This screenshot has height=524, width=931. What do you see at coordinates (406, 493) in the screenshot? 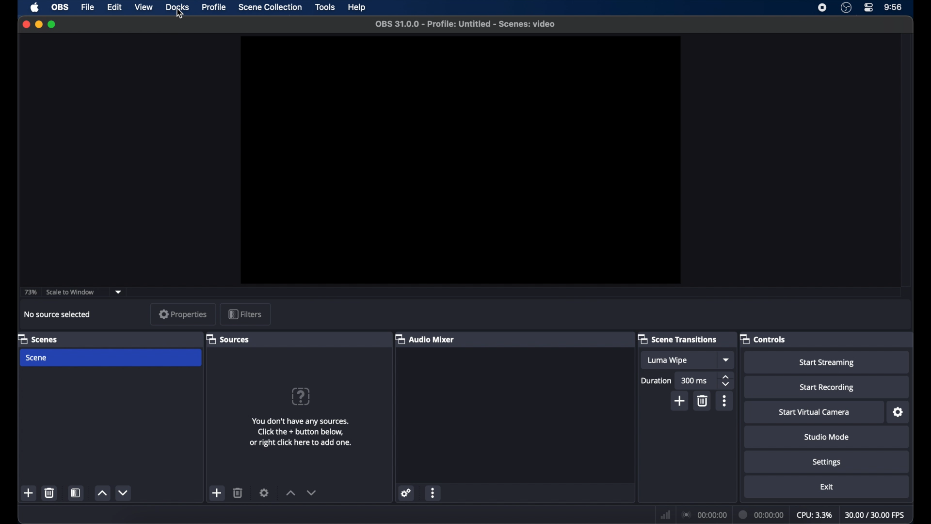
I see `settings` at bounding box center [406, 493].